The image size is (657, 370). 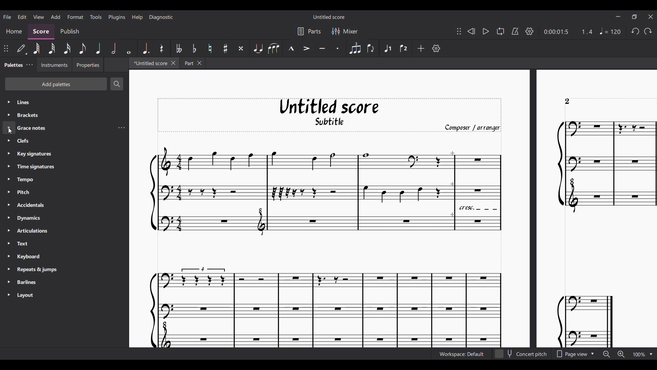 I want to click on Zoom options , so click(x=651, y=354).